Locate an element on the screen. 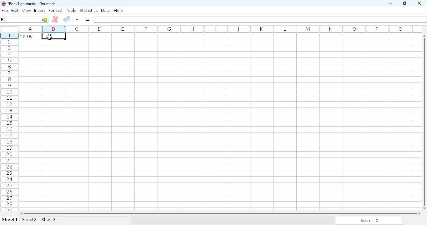  formula bar is located at coordinates (260, 19).